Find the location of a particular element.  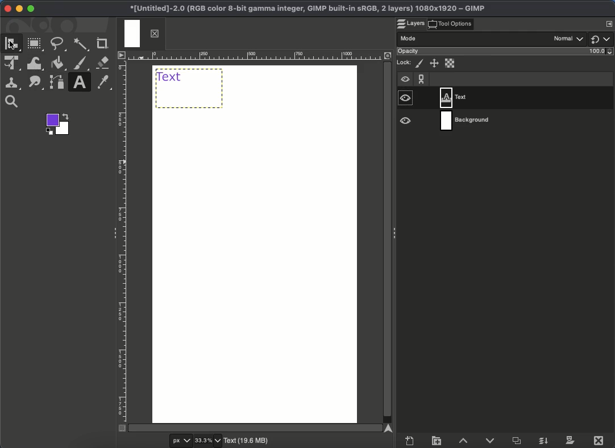

Chain is located at coordinates (422, 78).